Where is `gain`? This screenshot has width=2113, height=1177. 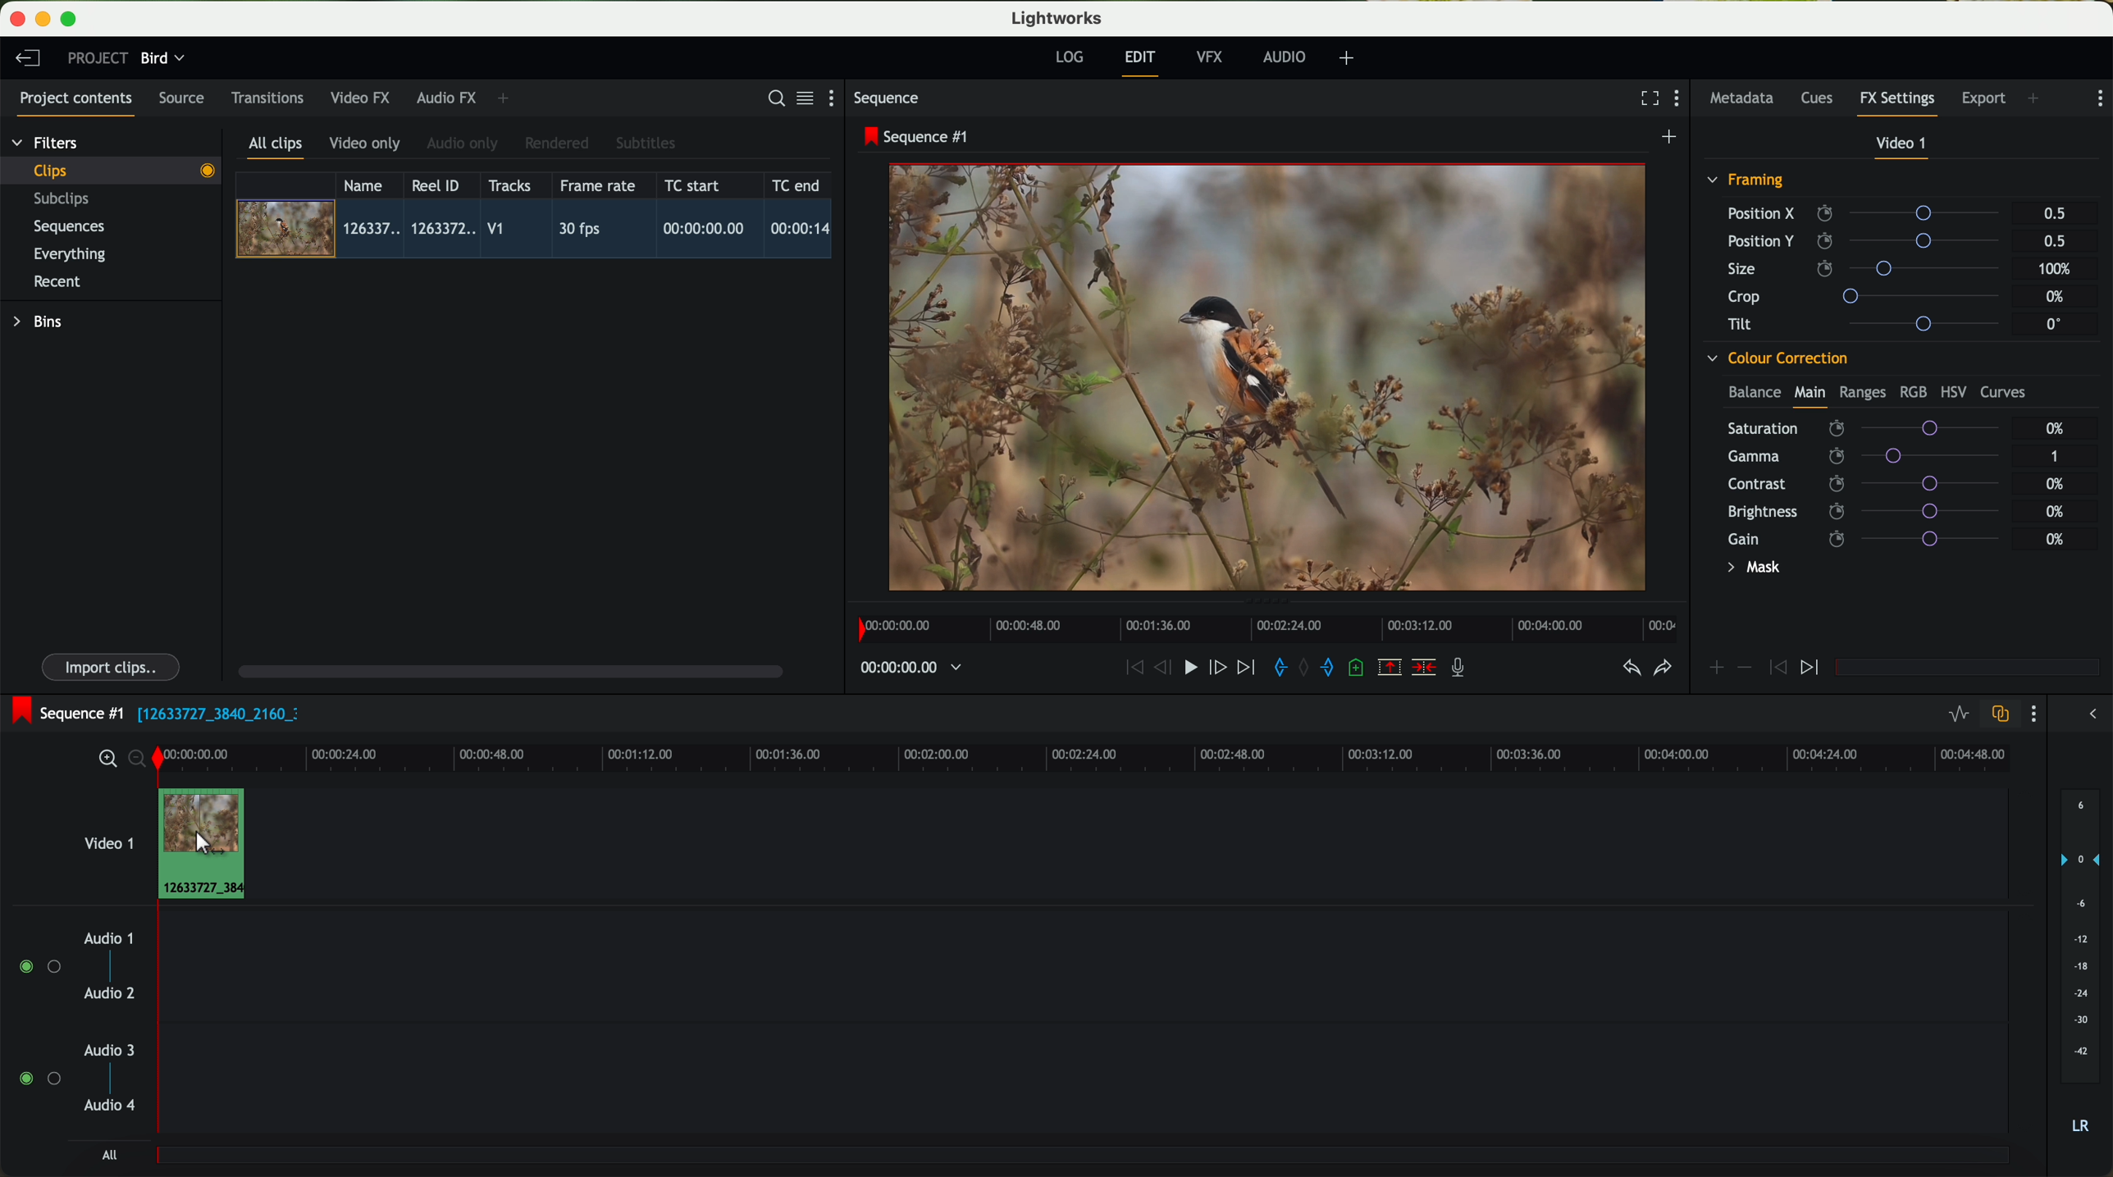 gain is located at coordinates (1873, 538).